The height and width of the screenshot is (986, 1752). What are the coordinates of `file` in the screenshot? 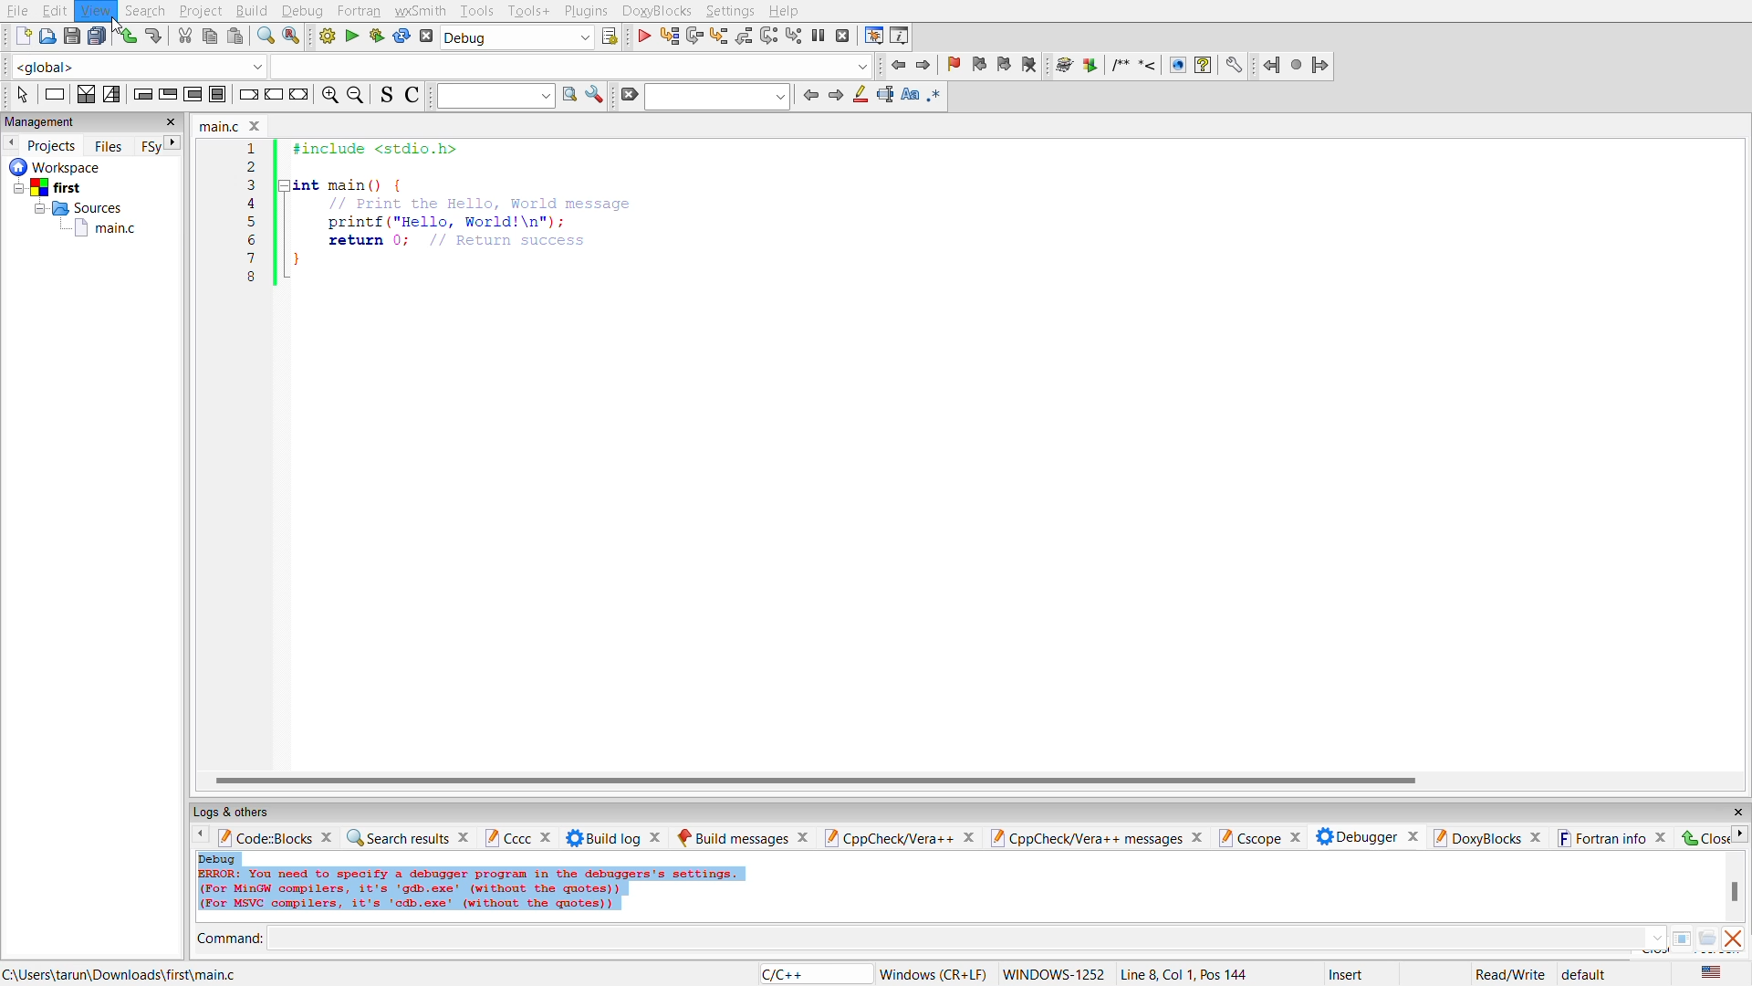 It's located at (20, 12).